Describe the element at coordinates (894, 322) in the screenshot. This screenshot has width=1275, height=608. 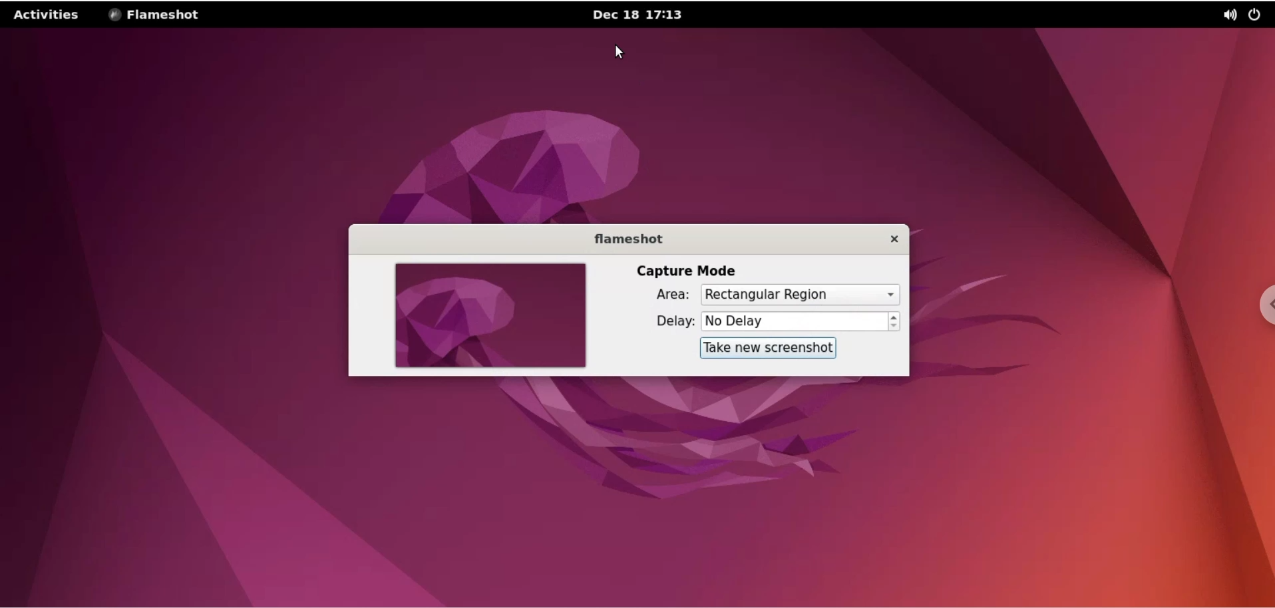
I see `increment and decrement delay buttons` at that location.